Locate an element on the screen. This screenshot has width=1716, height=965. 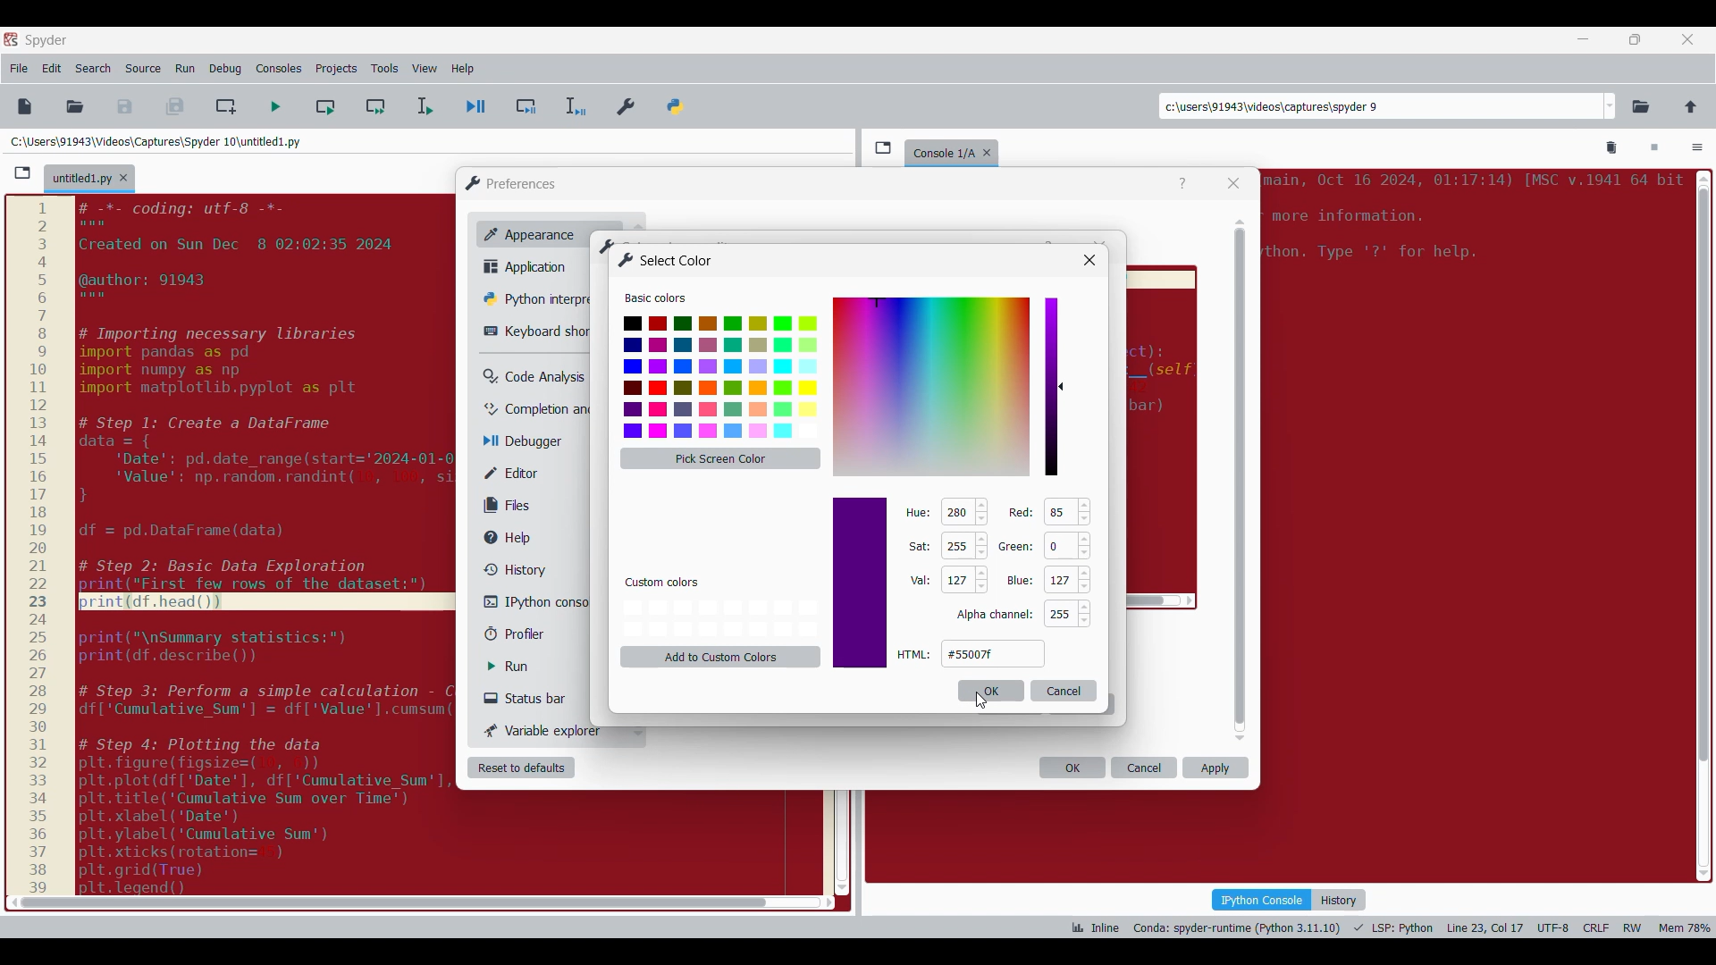
255 is located at coordinates (1058, 615).